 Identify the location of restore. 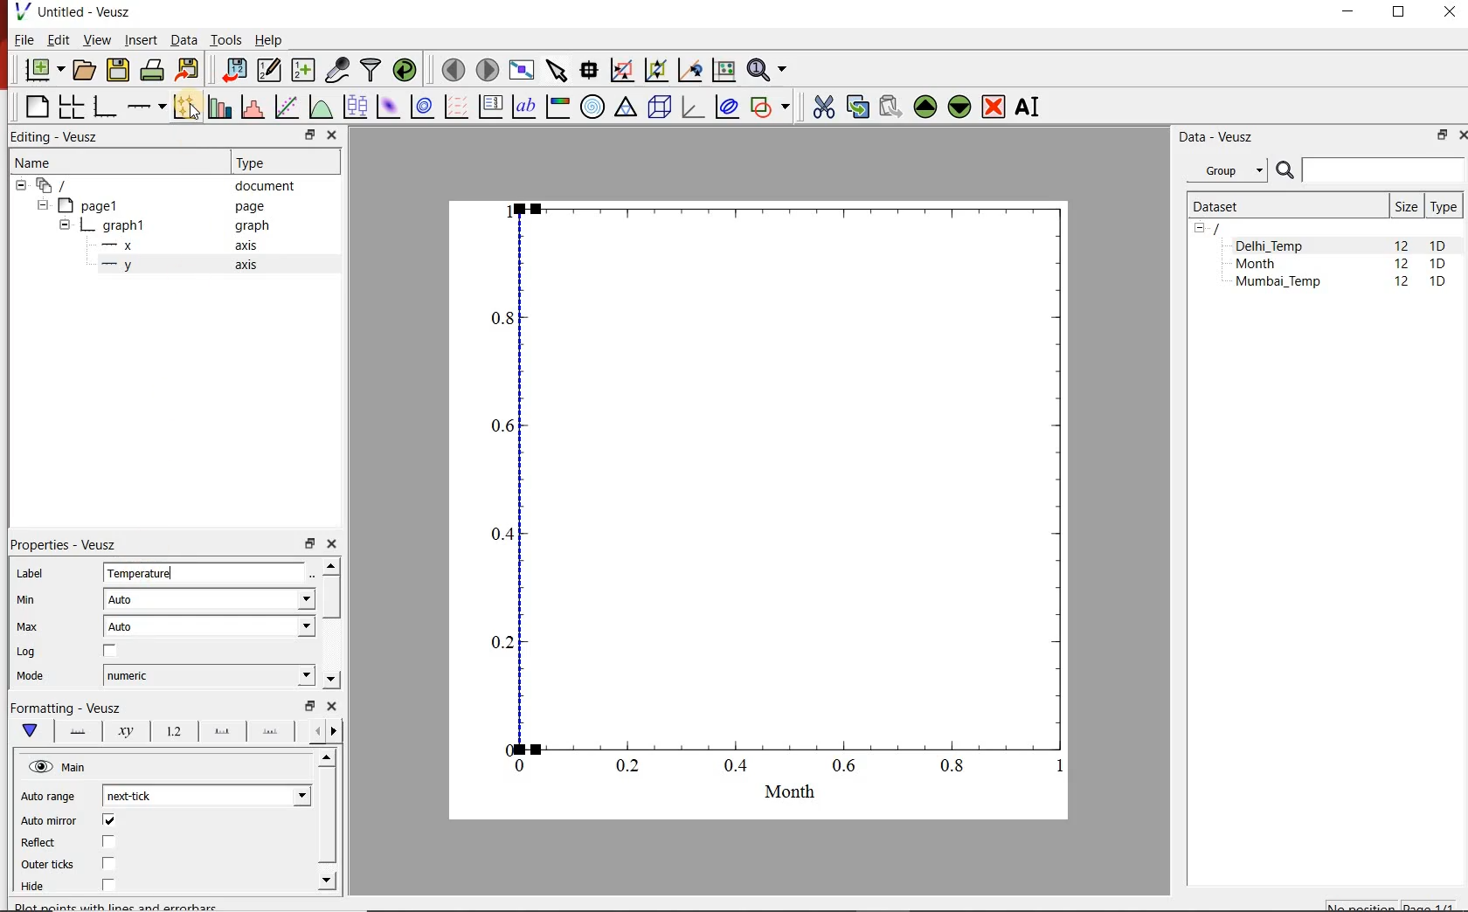
(311, 135).